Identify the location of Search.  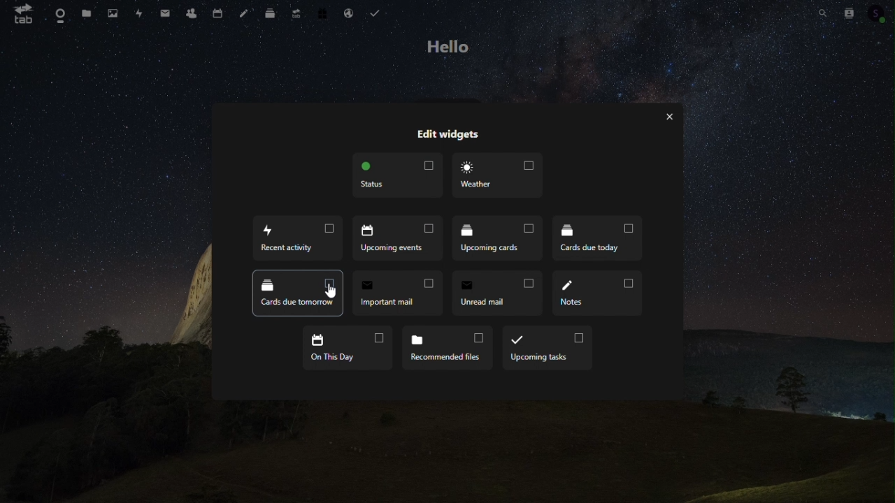
(818, 12).